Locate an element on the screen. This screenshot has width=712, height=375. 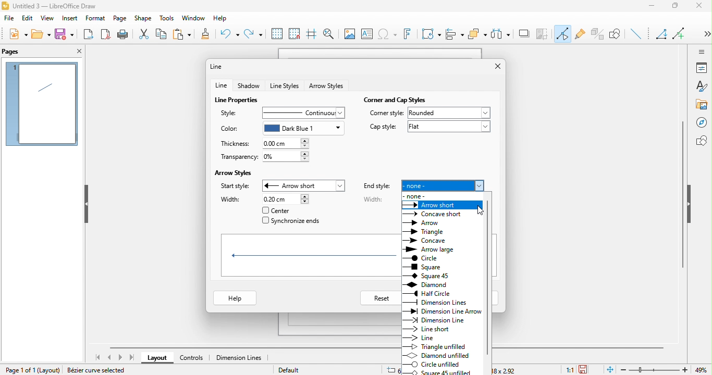
save is located at coordinates (65, 35).